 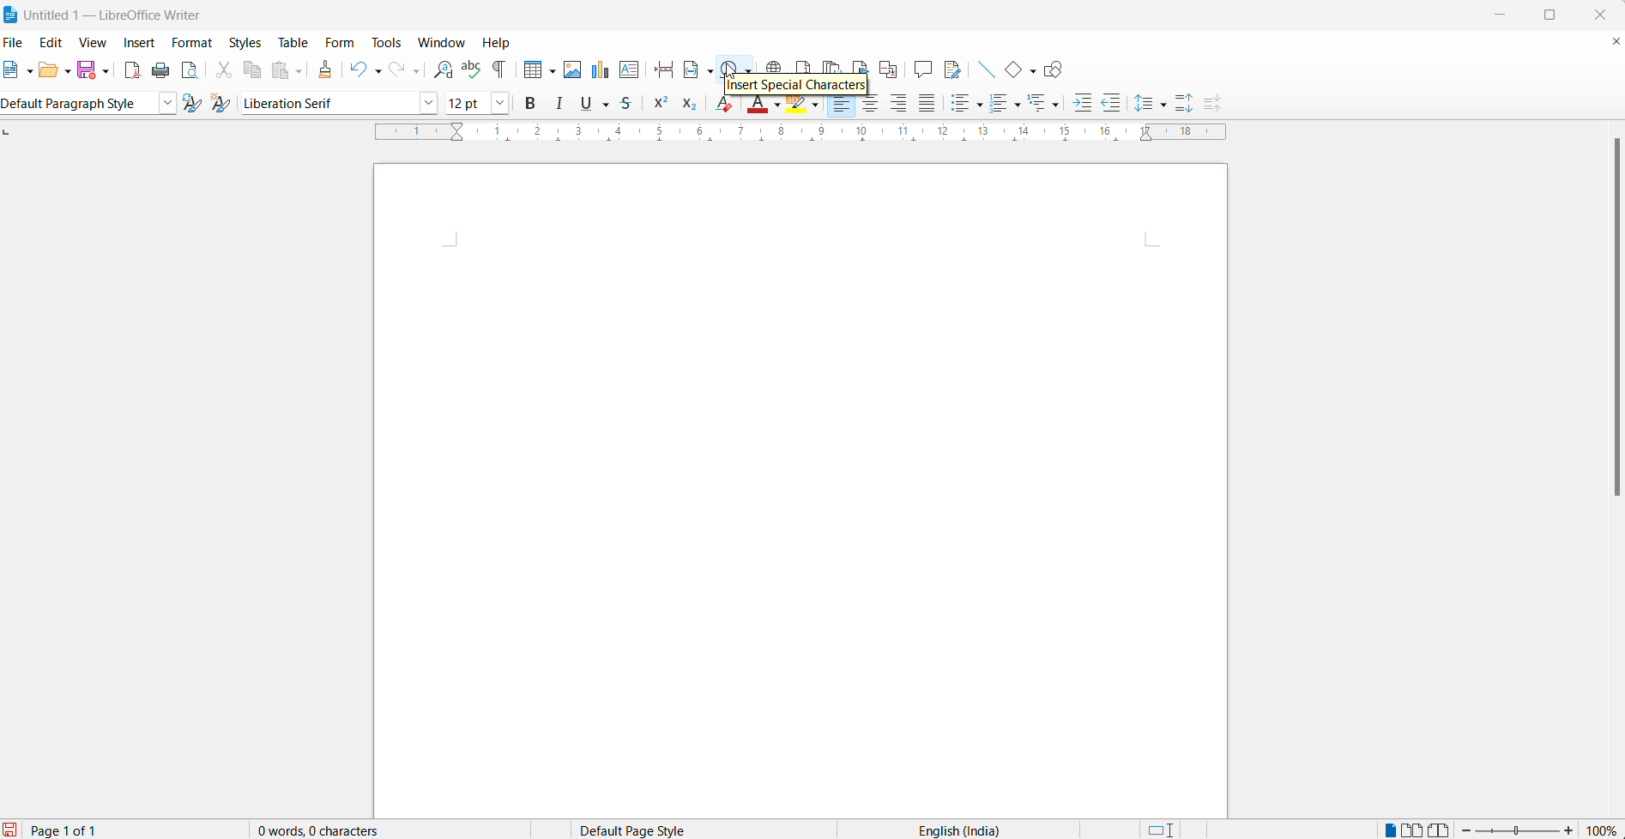 I want to click on justified, so click(x=930, y=105).